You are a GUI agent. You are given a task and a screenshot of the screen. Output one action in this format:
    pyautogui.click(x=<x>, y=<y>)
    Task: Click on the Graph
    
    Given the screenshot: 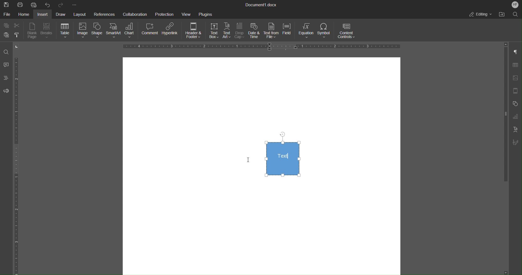 What is the action you would take?
    pyautogui.click(x=517, y=117)
    